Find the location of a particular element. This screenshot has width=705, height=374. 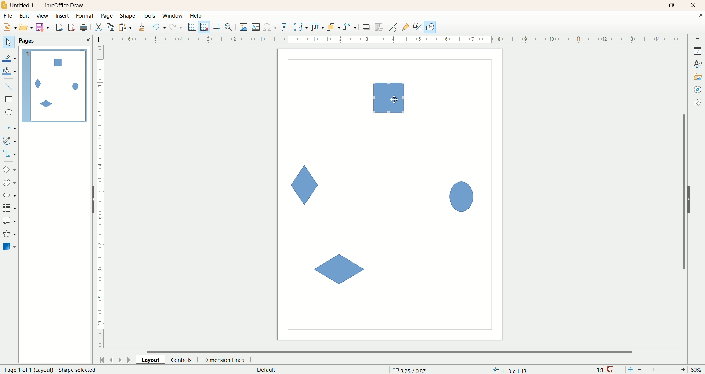

redo is located at coordinates (177, 27).